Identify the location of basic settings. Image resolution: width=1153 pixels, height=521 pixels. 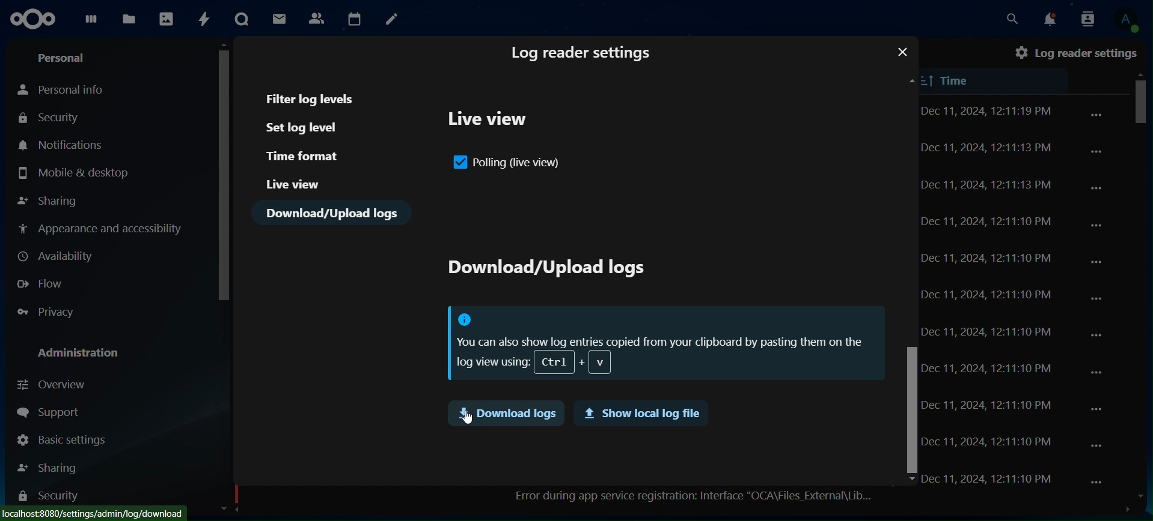
(63, 440).